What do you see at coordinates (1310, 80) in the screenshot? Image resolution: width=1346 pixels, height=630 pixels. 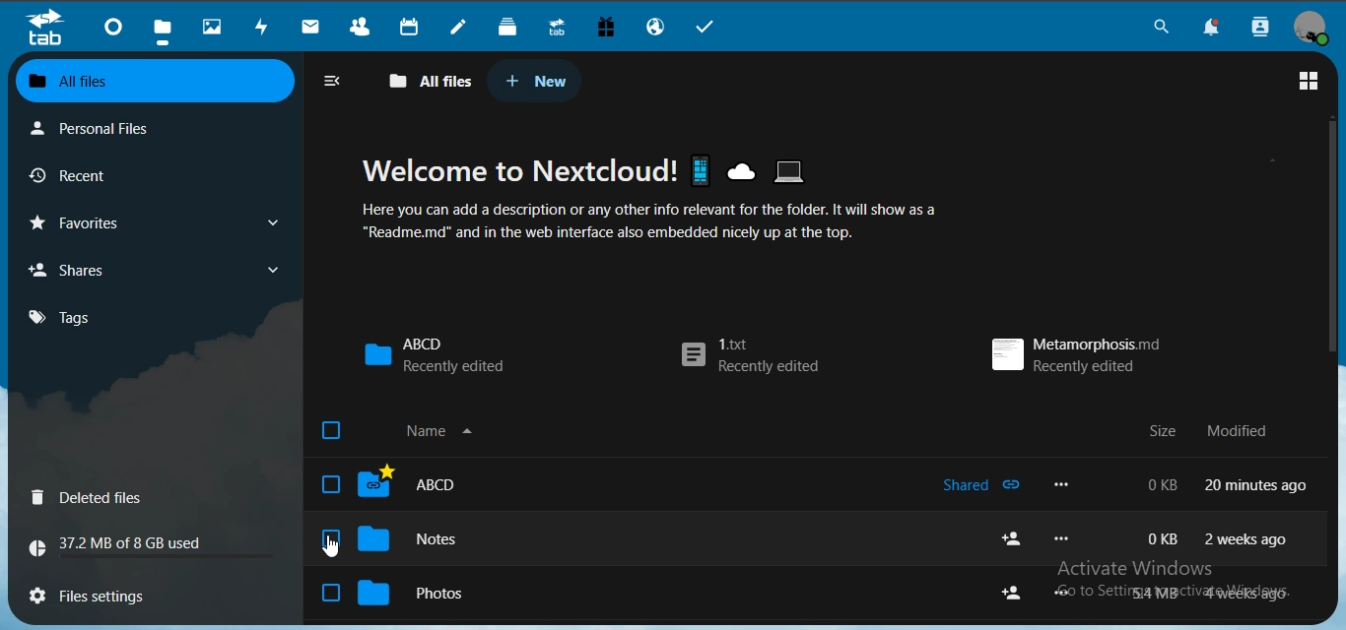 I see `grid view` at bounding box center [1310, 80].